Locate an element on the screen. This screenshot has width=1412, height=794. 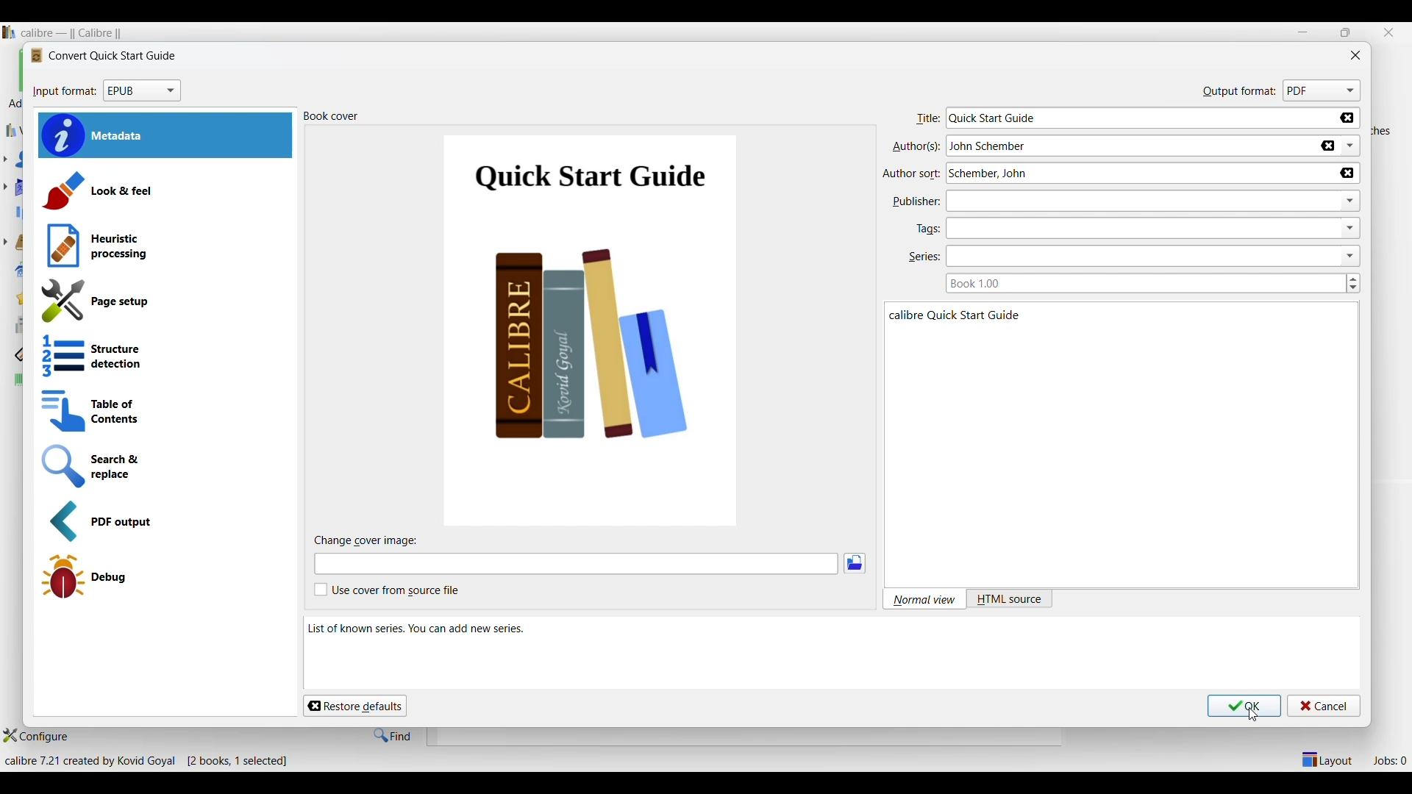
dropdown is located at coordinates (1350, 201).